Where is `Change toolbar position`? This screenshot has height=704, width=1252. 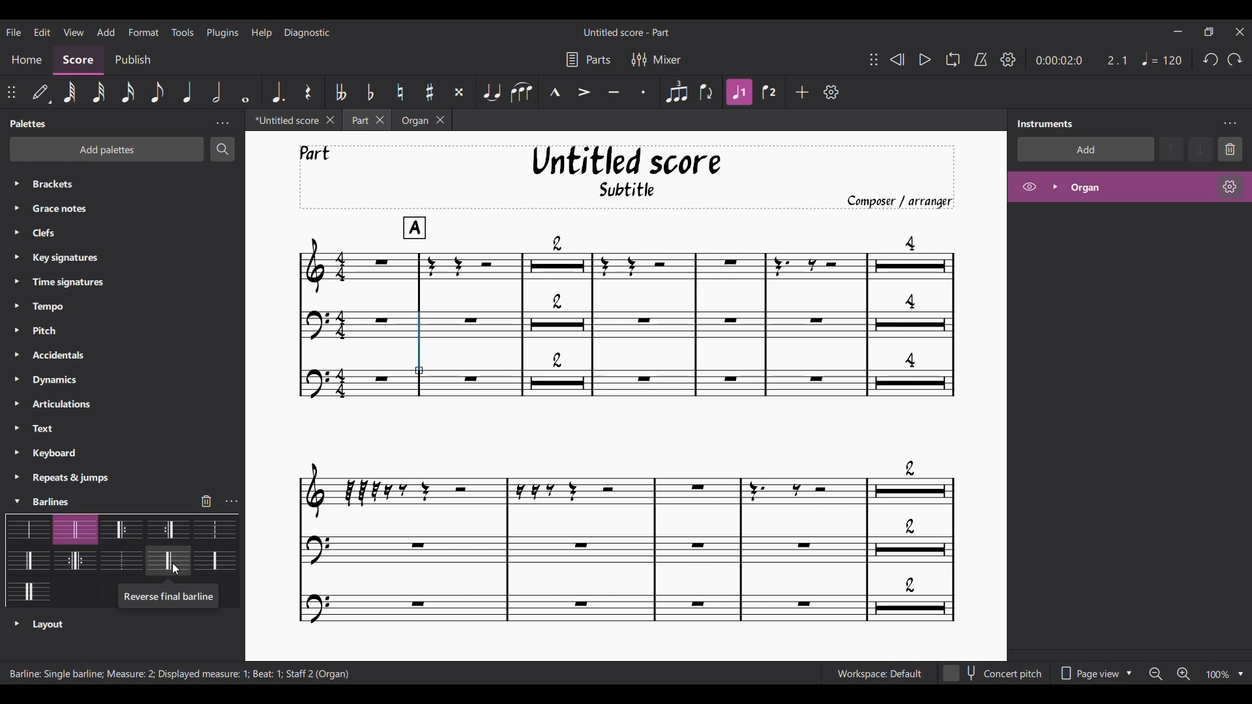 Change toolbar position is located at coordinates (874, 59).